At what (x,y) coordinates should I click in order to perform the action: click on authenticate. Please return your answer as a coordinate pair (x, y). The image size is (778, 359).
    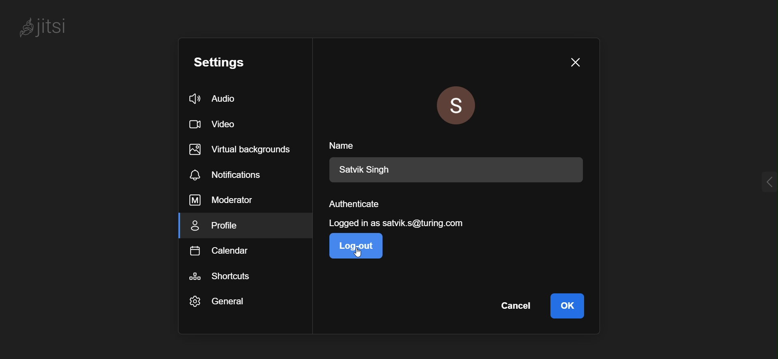
    Looking at the image, I should click on (357, 206).